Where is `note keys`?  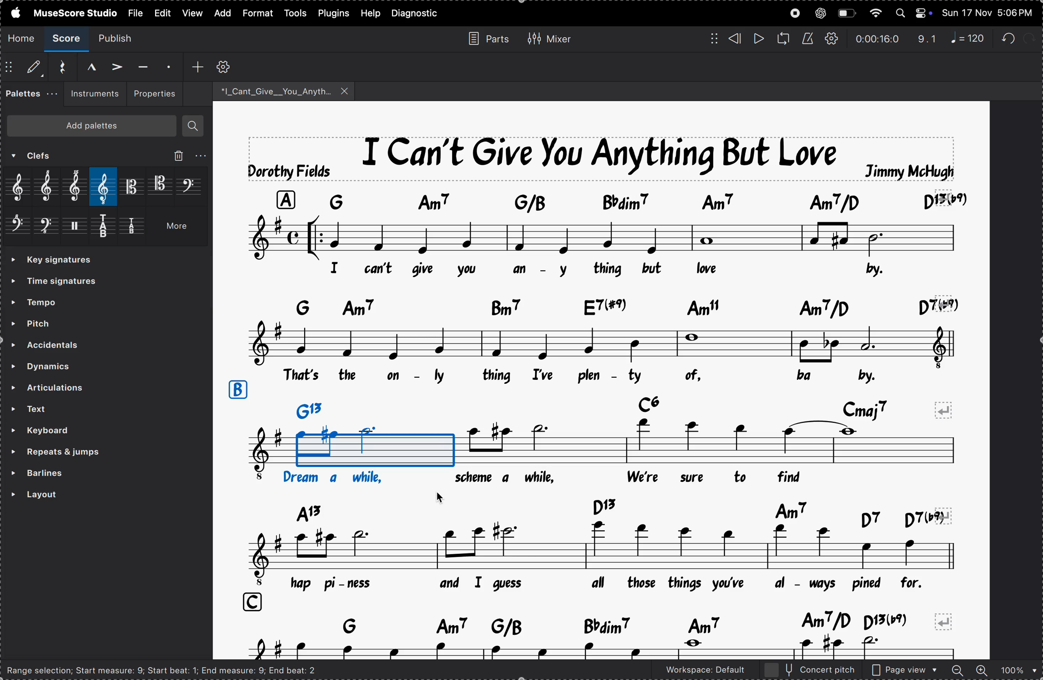
note keys is located at coordinates (612, 200).